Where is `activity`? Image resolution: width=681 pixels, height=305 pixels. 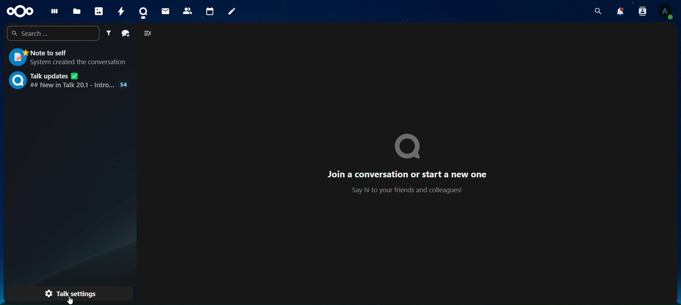
activity is located at coordinates (121, 11).